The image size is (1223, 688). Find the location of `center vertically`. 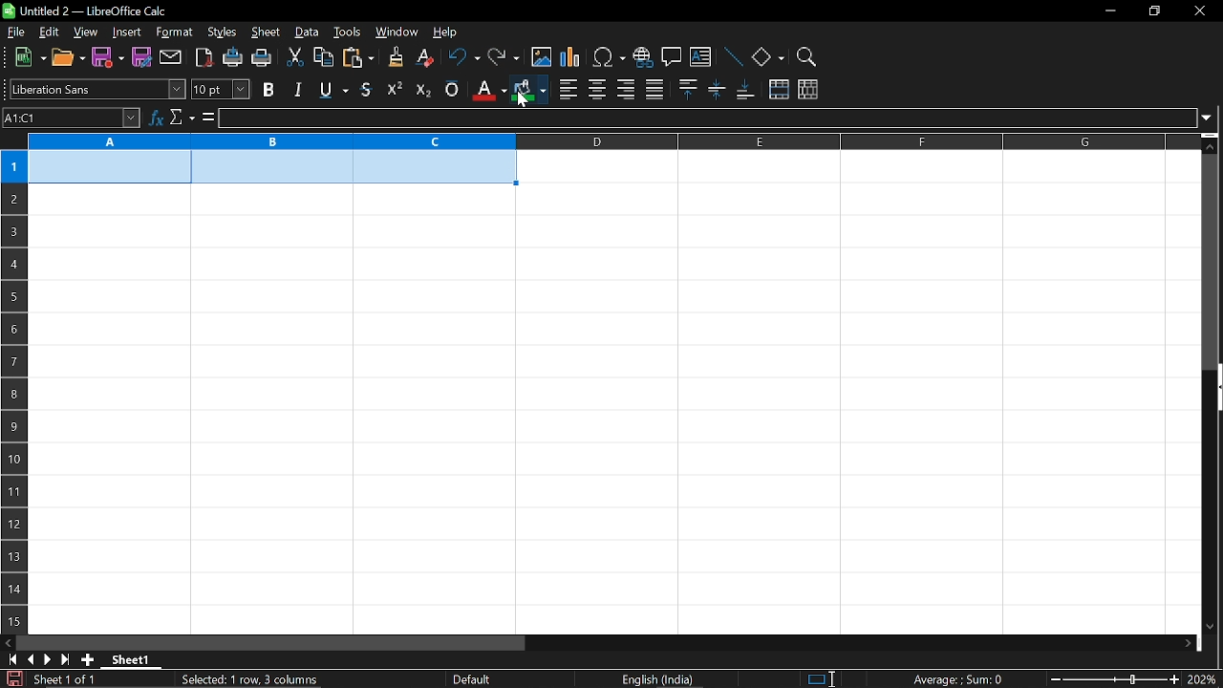

center vertically is located at coordinates (717, 91).